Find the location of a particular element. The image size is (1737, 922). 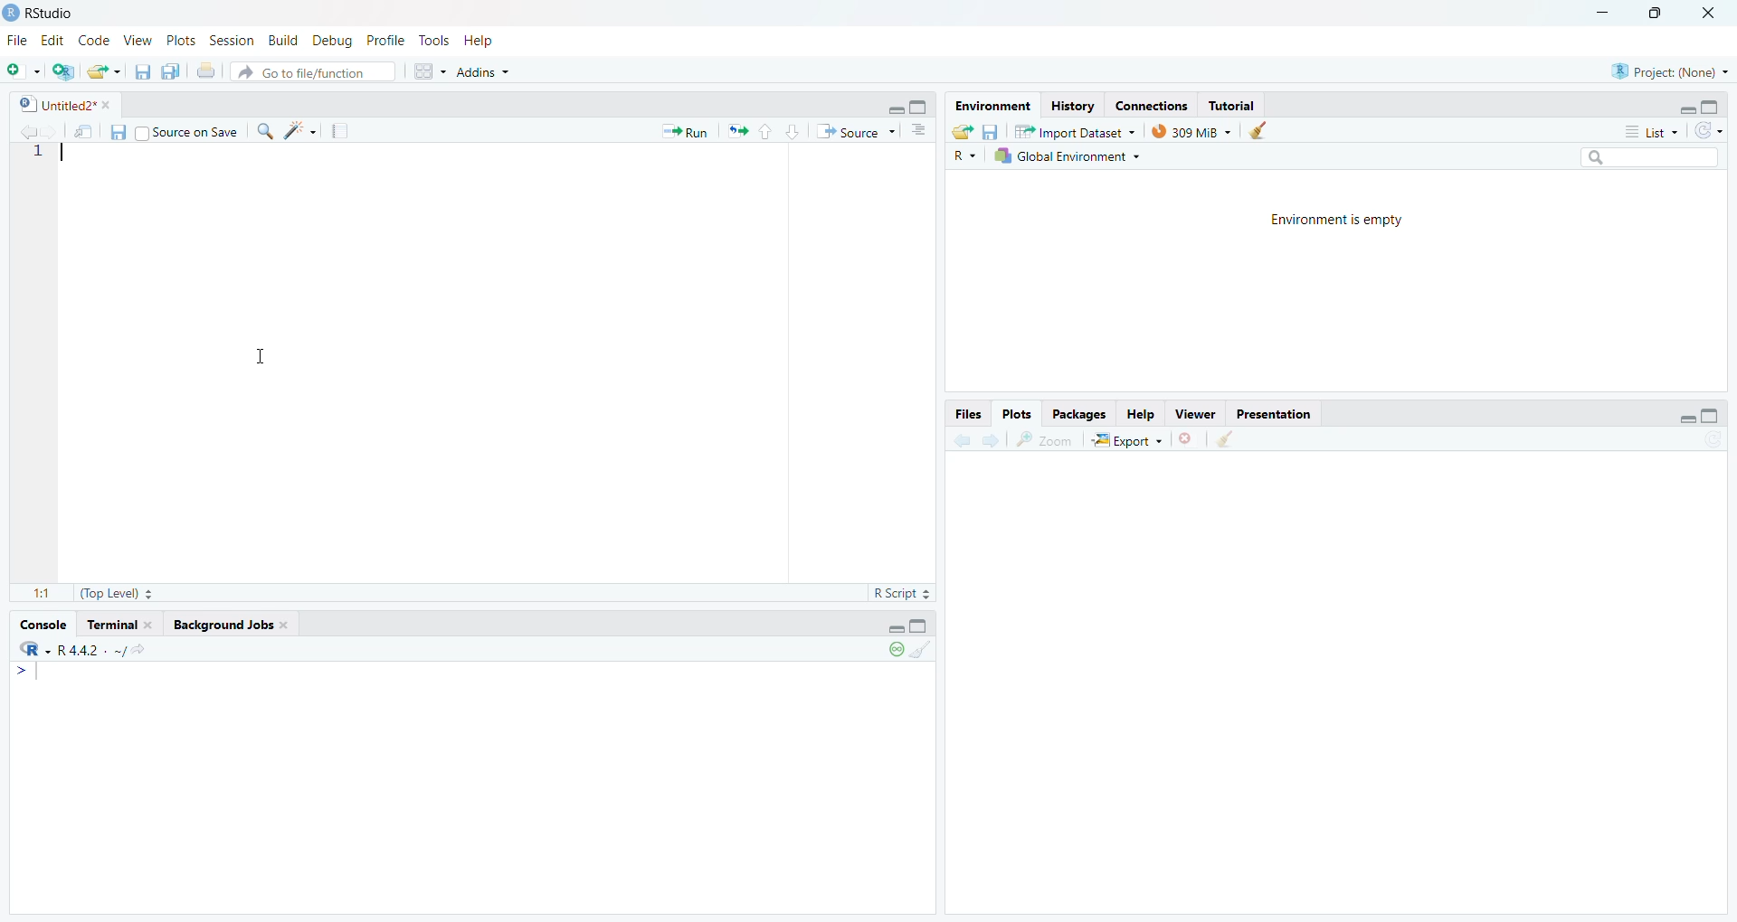

Plots is located at coordinates (178, 40).